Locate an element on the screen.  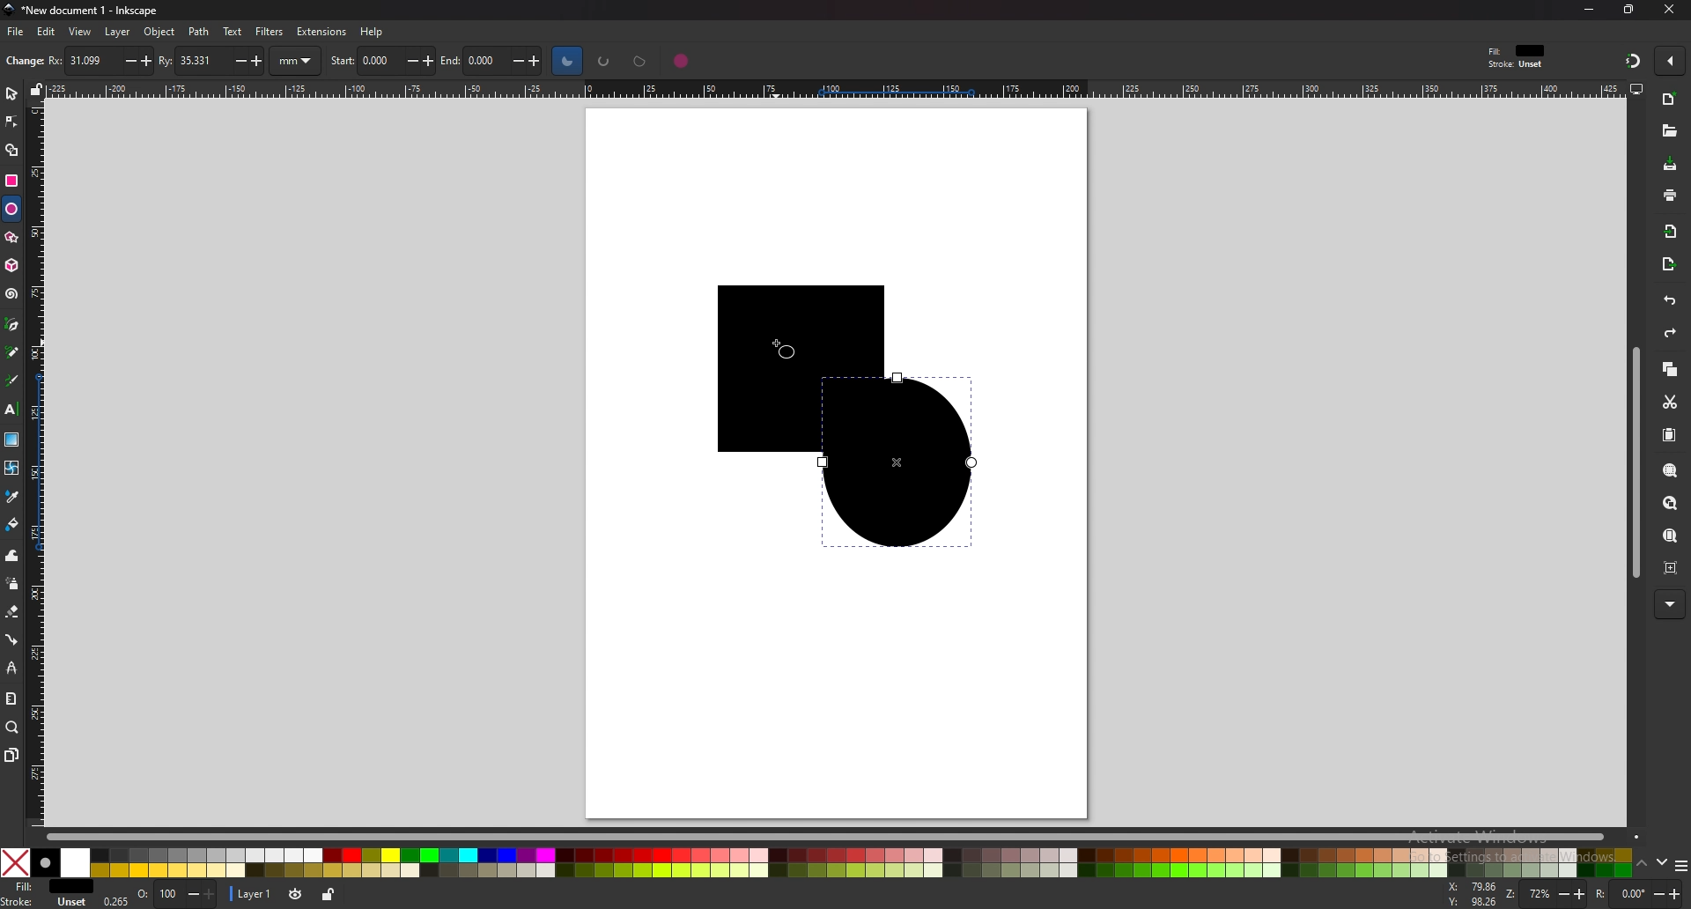
stroke is located at coordinates (47, 903).